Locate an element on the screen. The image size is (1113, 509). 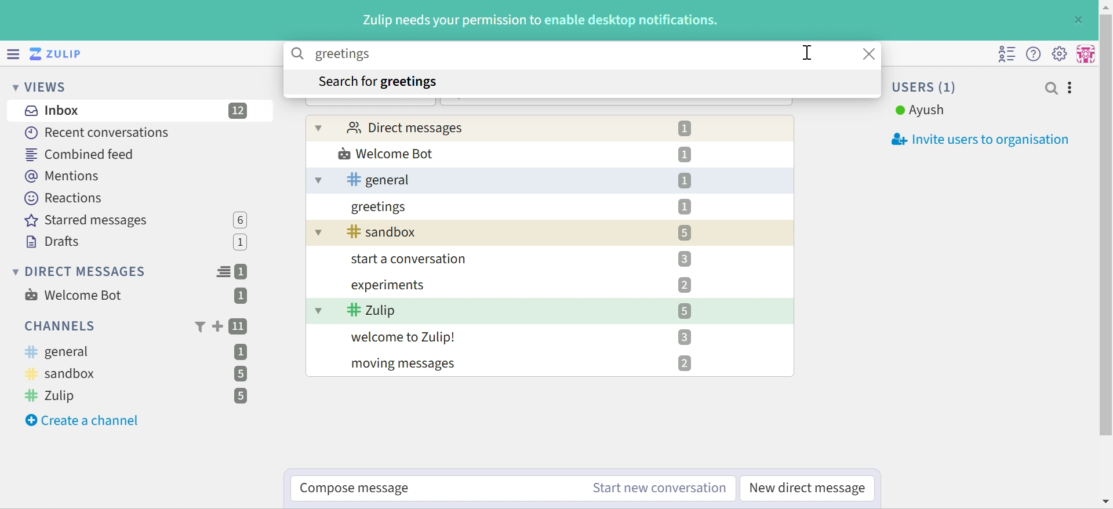
Channels is located at coordinates (58, 326).